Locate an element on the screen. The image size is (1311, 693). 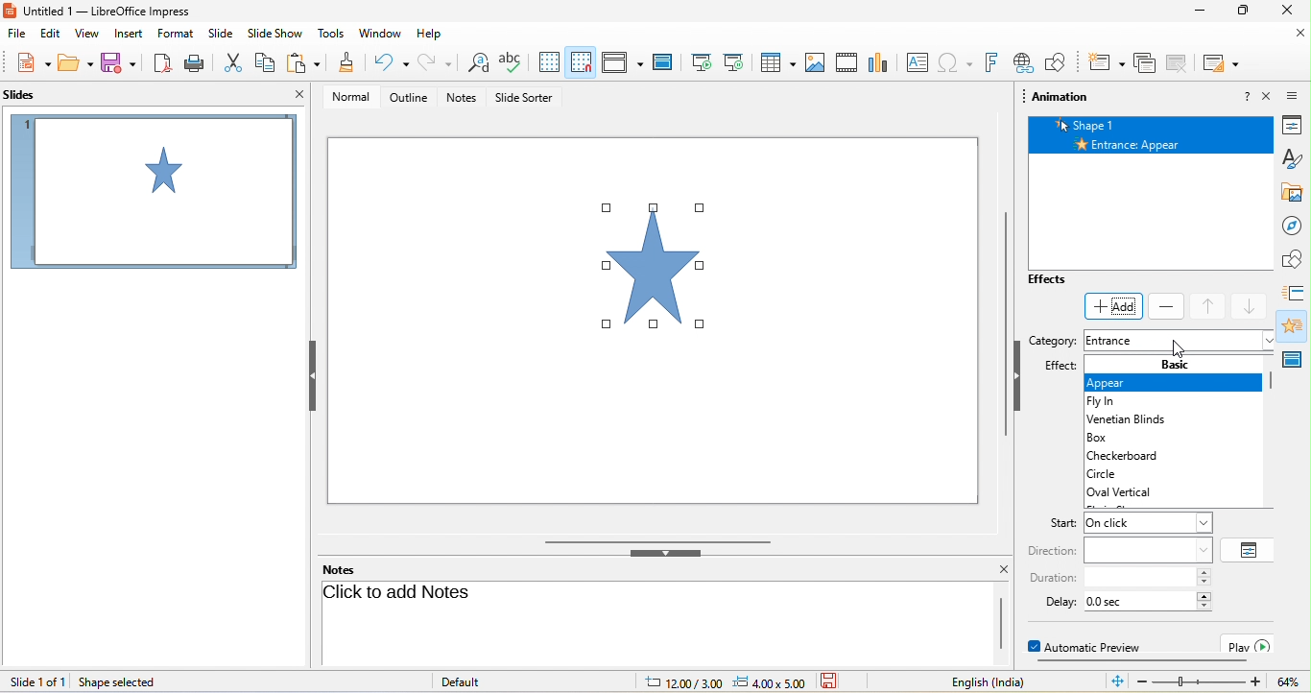
clone formatting is located at coordinates (346, 61).